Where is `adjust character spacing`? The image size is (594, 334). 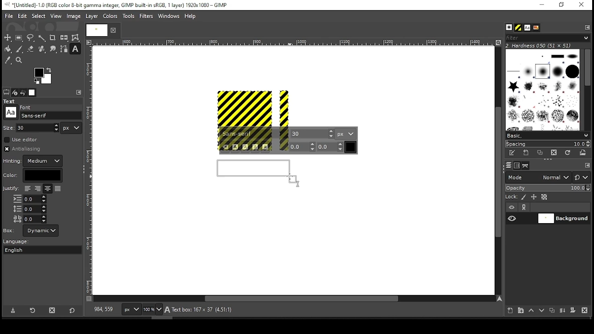 adjust character spacing is located at coordinates (29, 219).